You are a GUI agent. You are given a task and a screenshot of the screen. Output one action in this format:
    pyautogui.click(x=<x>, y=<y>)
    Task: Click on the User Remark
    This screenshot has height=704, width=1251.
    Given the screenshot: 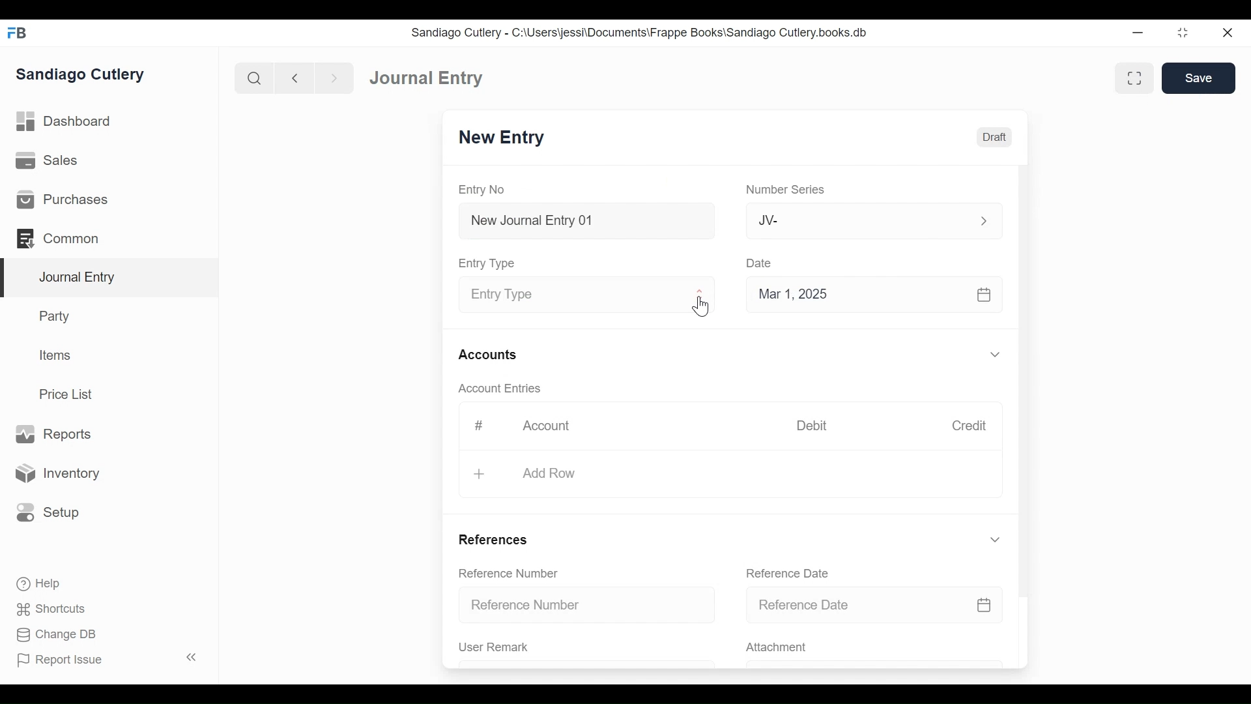 What is the action you would take?
    pyautogui.click(x=586, y=650)
    